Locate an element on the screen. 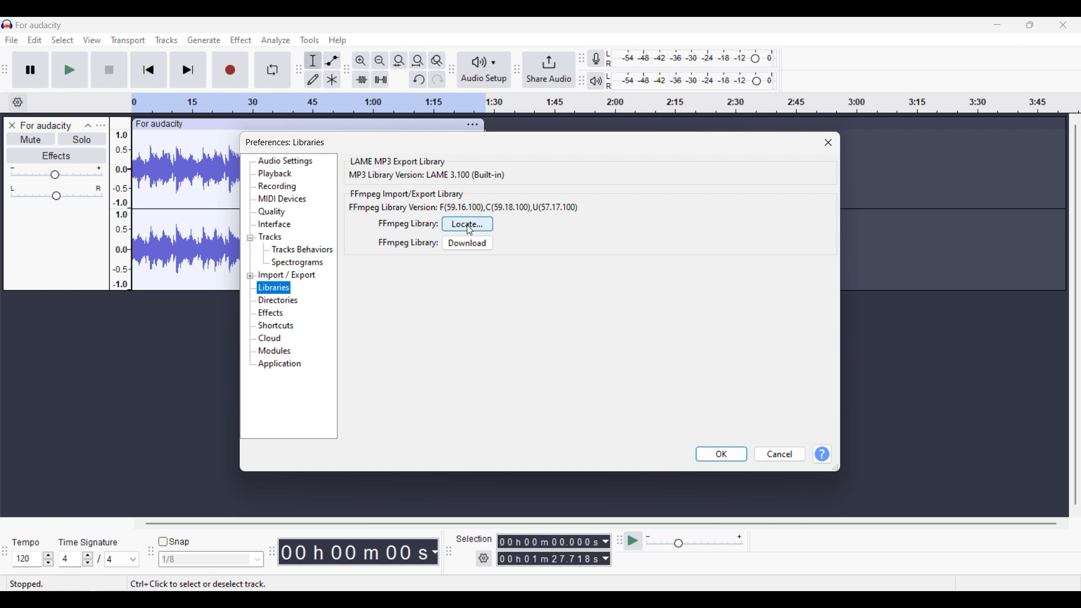  Tracks behaviours  is located at coordinates (302, 250).